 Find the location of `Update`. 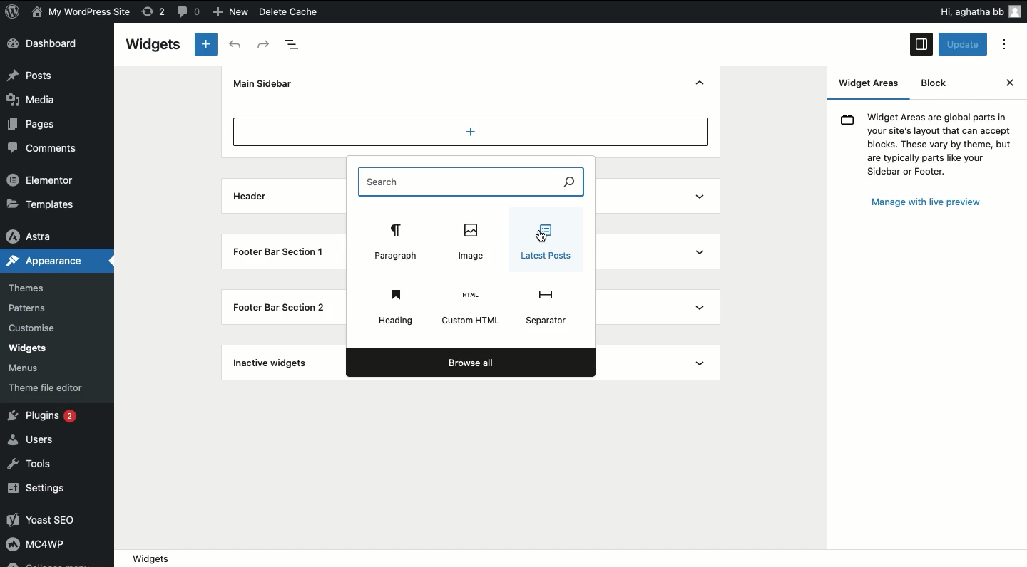

Update is located at coordinates (962, 45).